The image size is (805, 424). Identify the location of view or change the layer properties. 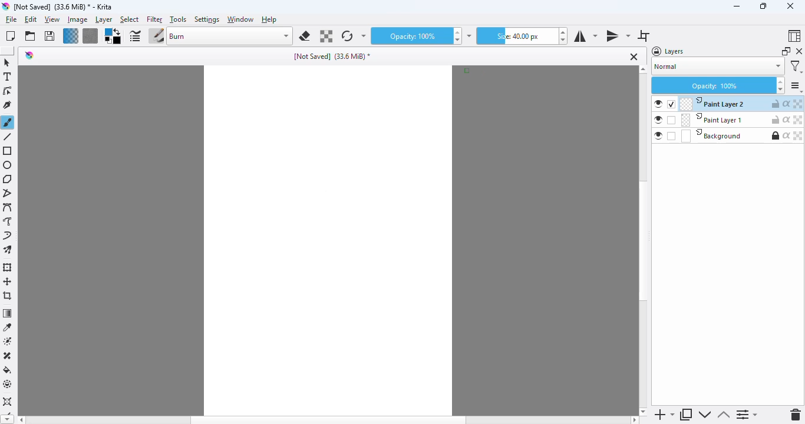
(747, 415).